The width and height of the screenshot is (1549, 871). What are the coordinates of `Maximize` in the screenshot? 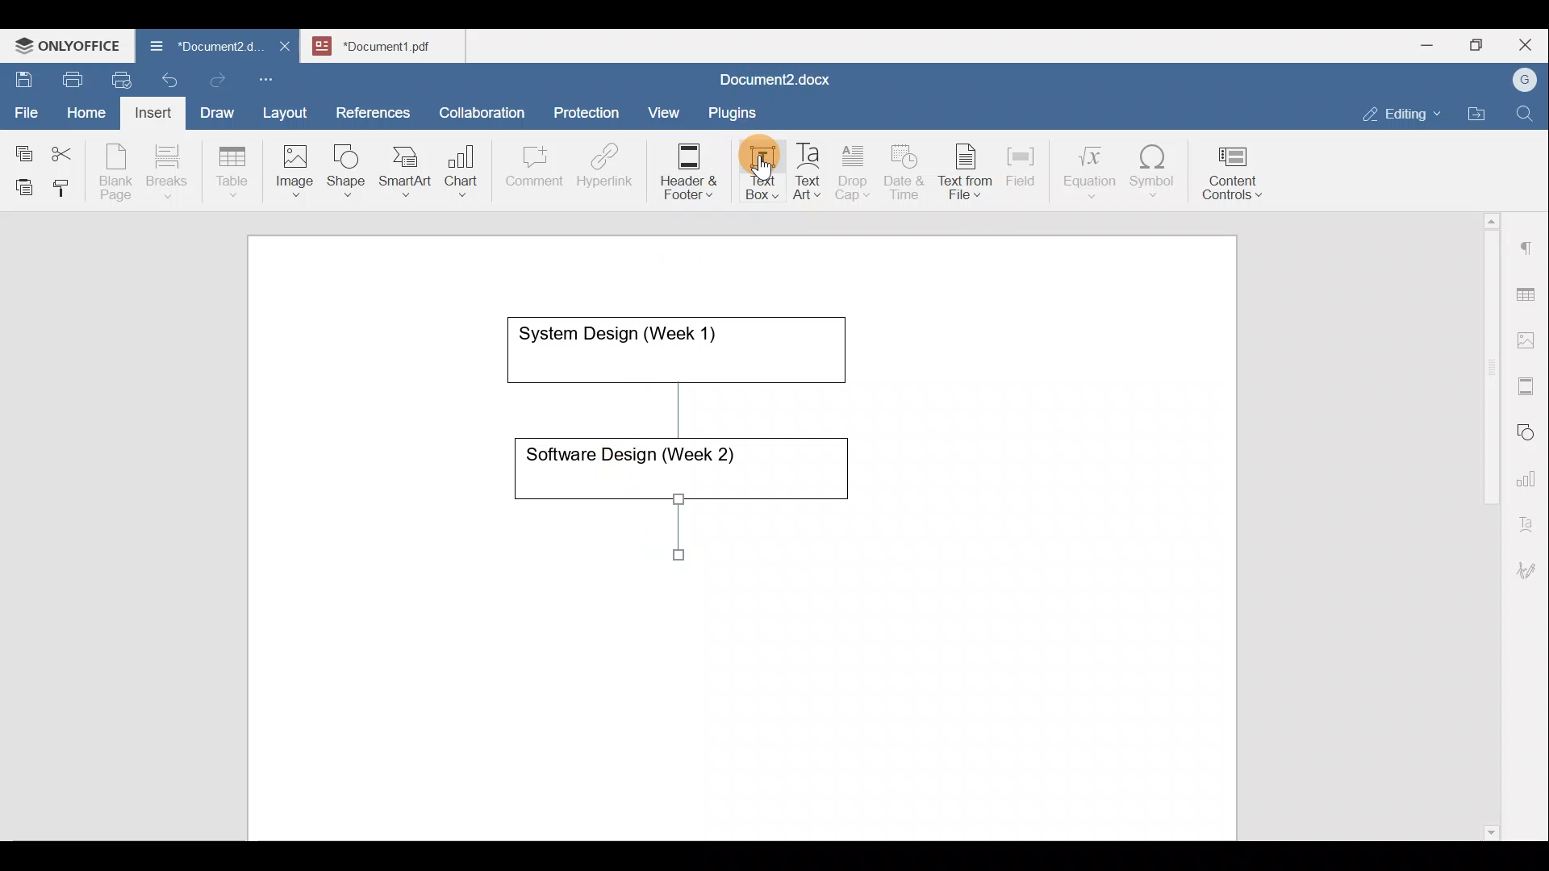 It's located at (1480, 45).